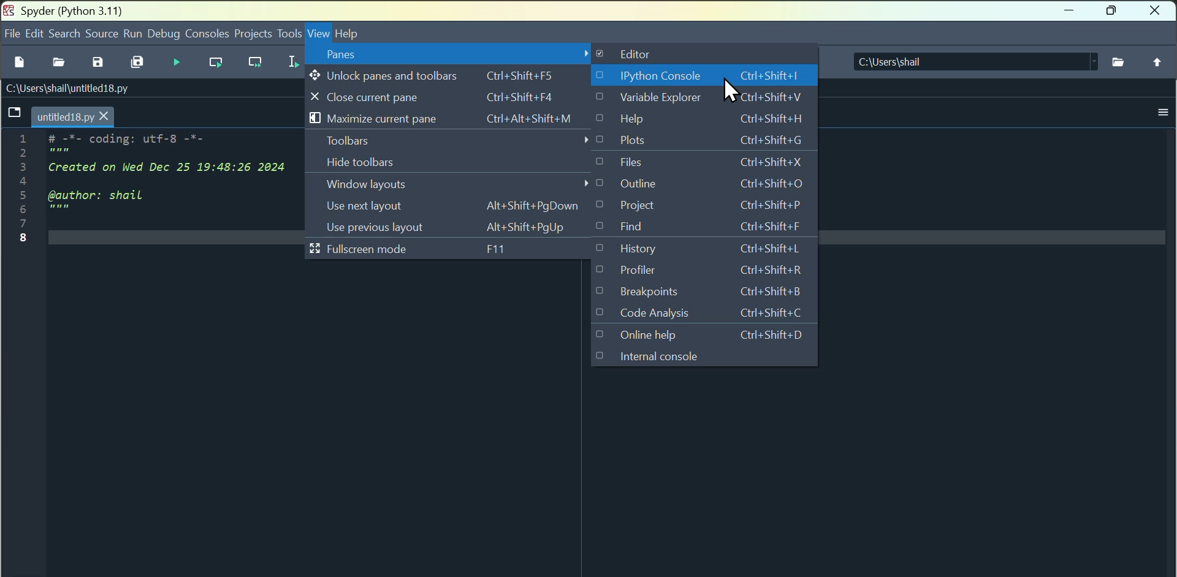  Describe the element at coordinates (1119, 61) in the screenshot. I see `browse folder` at that location.